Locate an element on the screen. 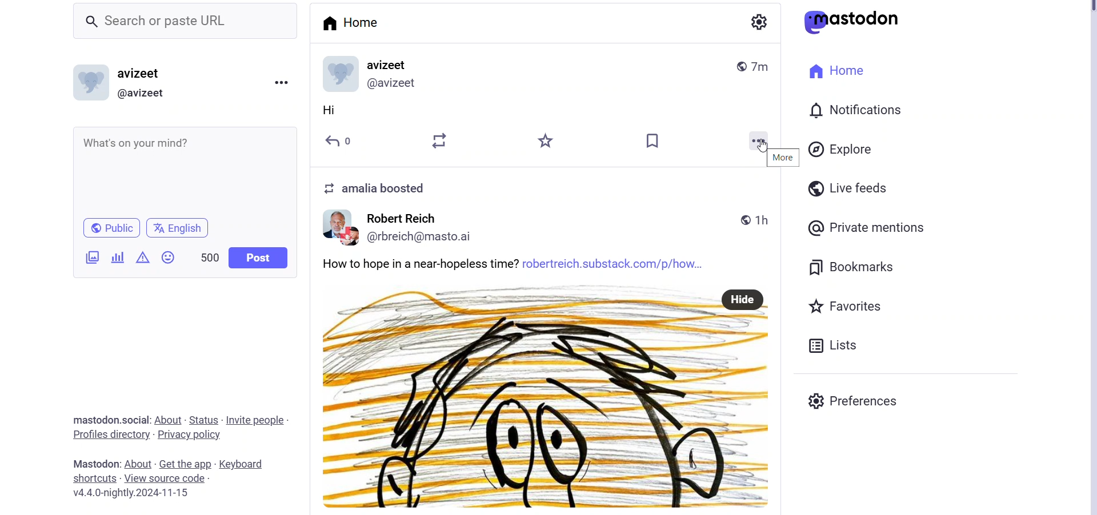 Image resolution: width=1097 pixels, height=515 pixels. Add Poll is located at coordinates (115, 256).